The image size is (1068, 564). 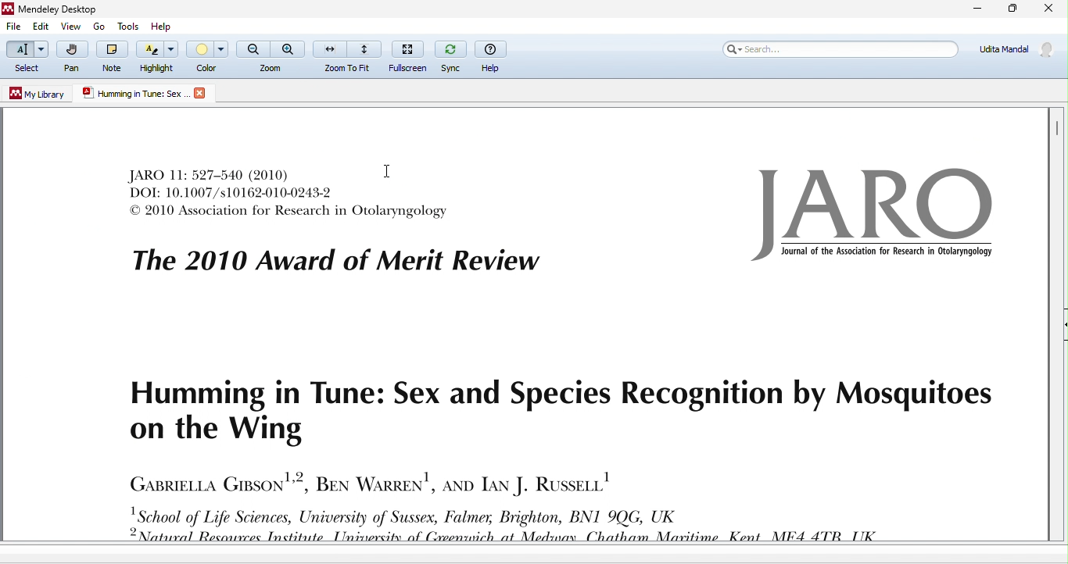 I want to click on color, so click(x=209, y=57).